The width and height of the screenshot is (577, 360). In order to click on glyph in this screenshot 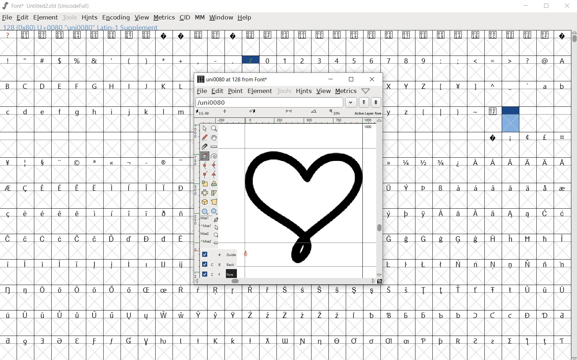, I will do `click(388, 264)`.